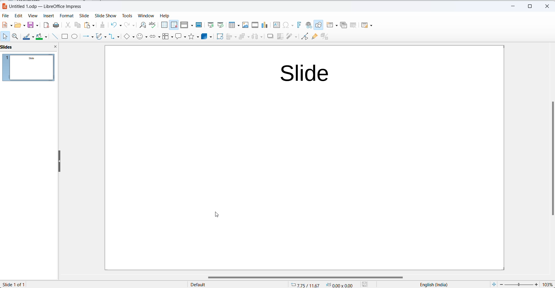 The height and width of the screenshot is (288, 555). I want to click on minimize, so click(512, 7).